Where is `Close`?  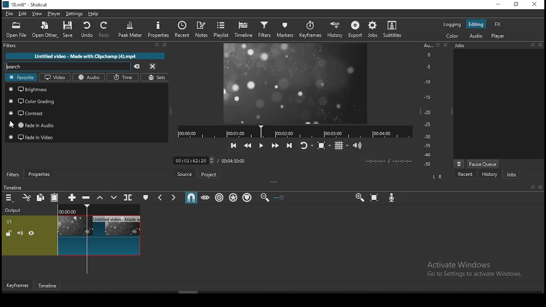 Close is located at coordinates (165, 45).